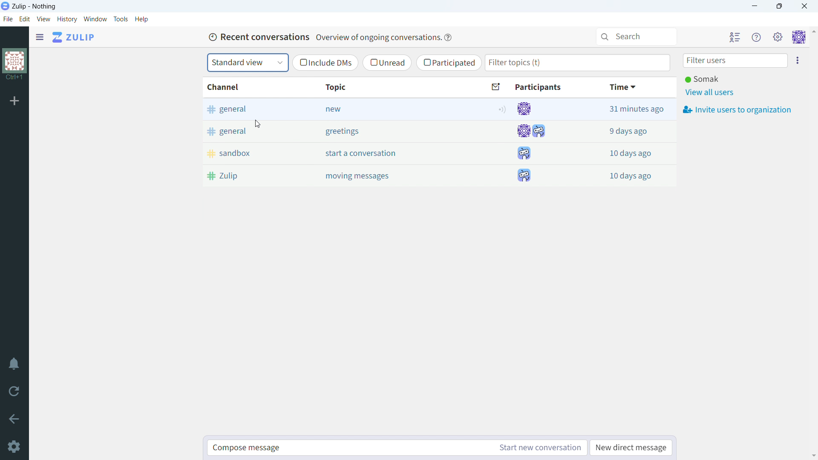  I want to click on edit, so click(25, 19).